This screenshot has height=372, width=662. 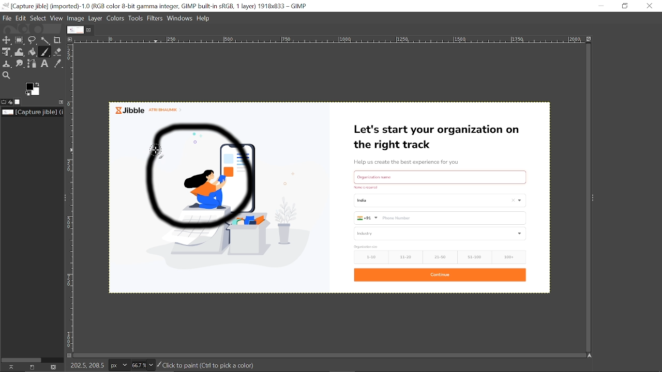 What do you see at coordinates (96, 19) in the screenshot?
I see `Layer` at bounding box center [96, 19].